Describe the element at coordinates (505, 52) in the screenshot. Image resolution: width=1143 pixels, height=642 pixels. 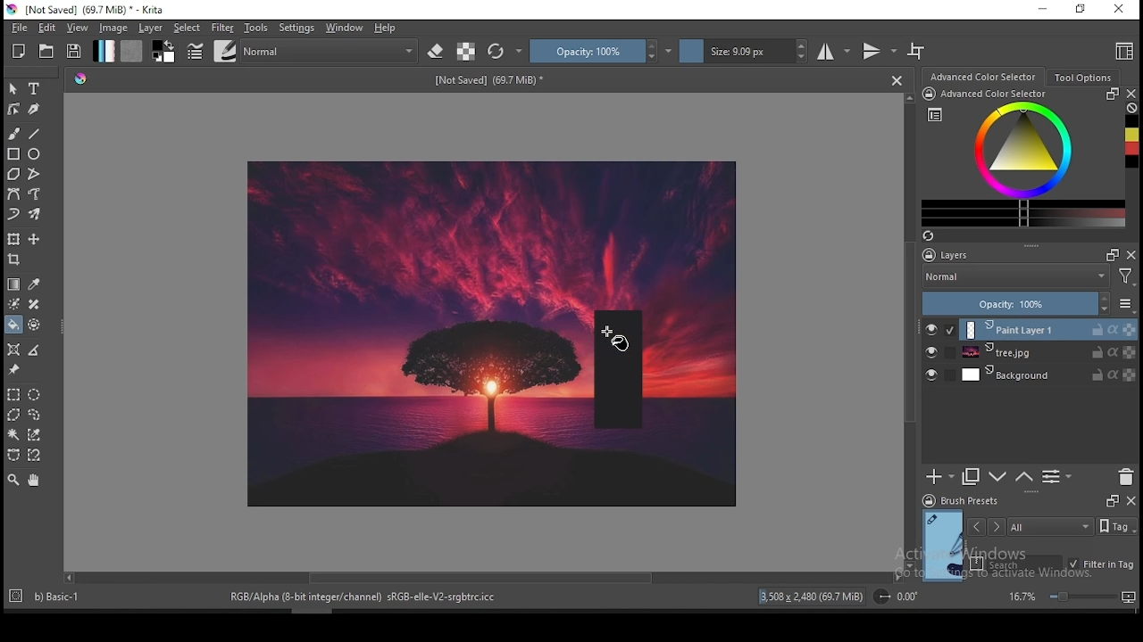
I see `reload original preset` at that location.